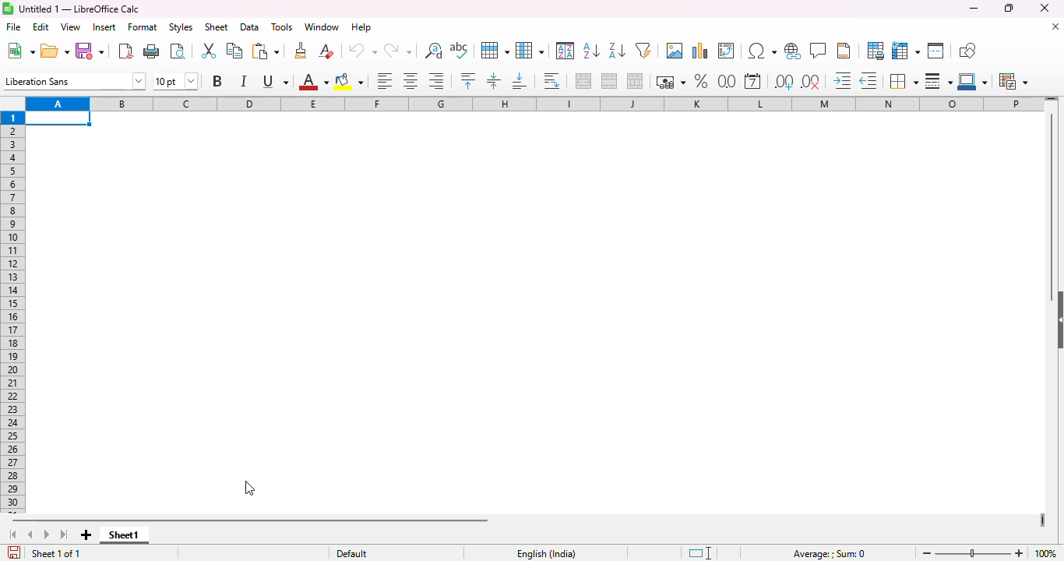 The height and width of the screenshot is (561, 1064). Describe the element at coordinates (973, 81) in the screenshot. I see `border color` at that location.